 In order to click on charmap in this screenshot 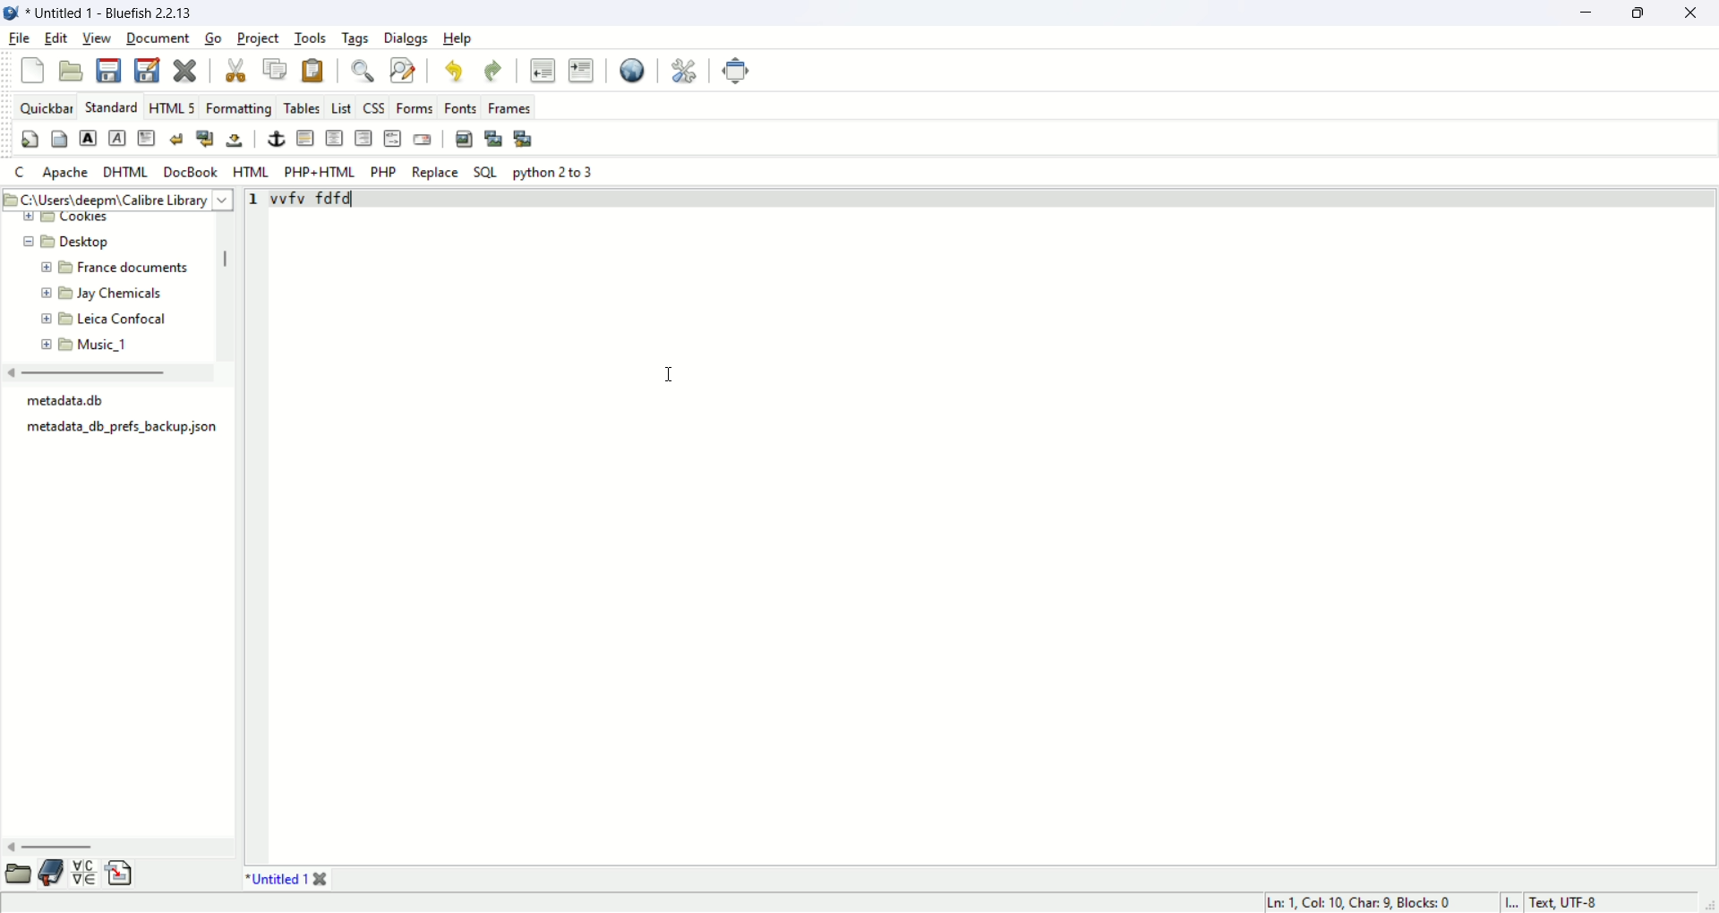, I will do `click(82, 875)`.